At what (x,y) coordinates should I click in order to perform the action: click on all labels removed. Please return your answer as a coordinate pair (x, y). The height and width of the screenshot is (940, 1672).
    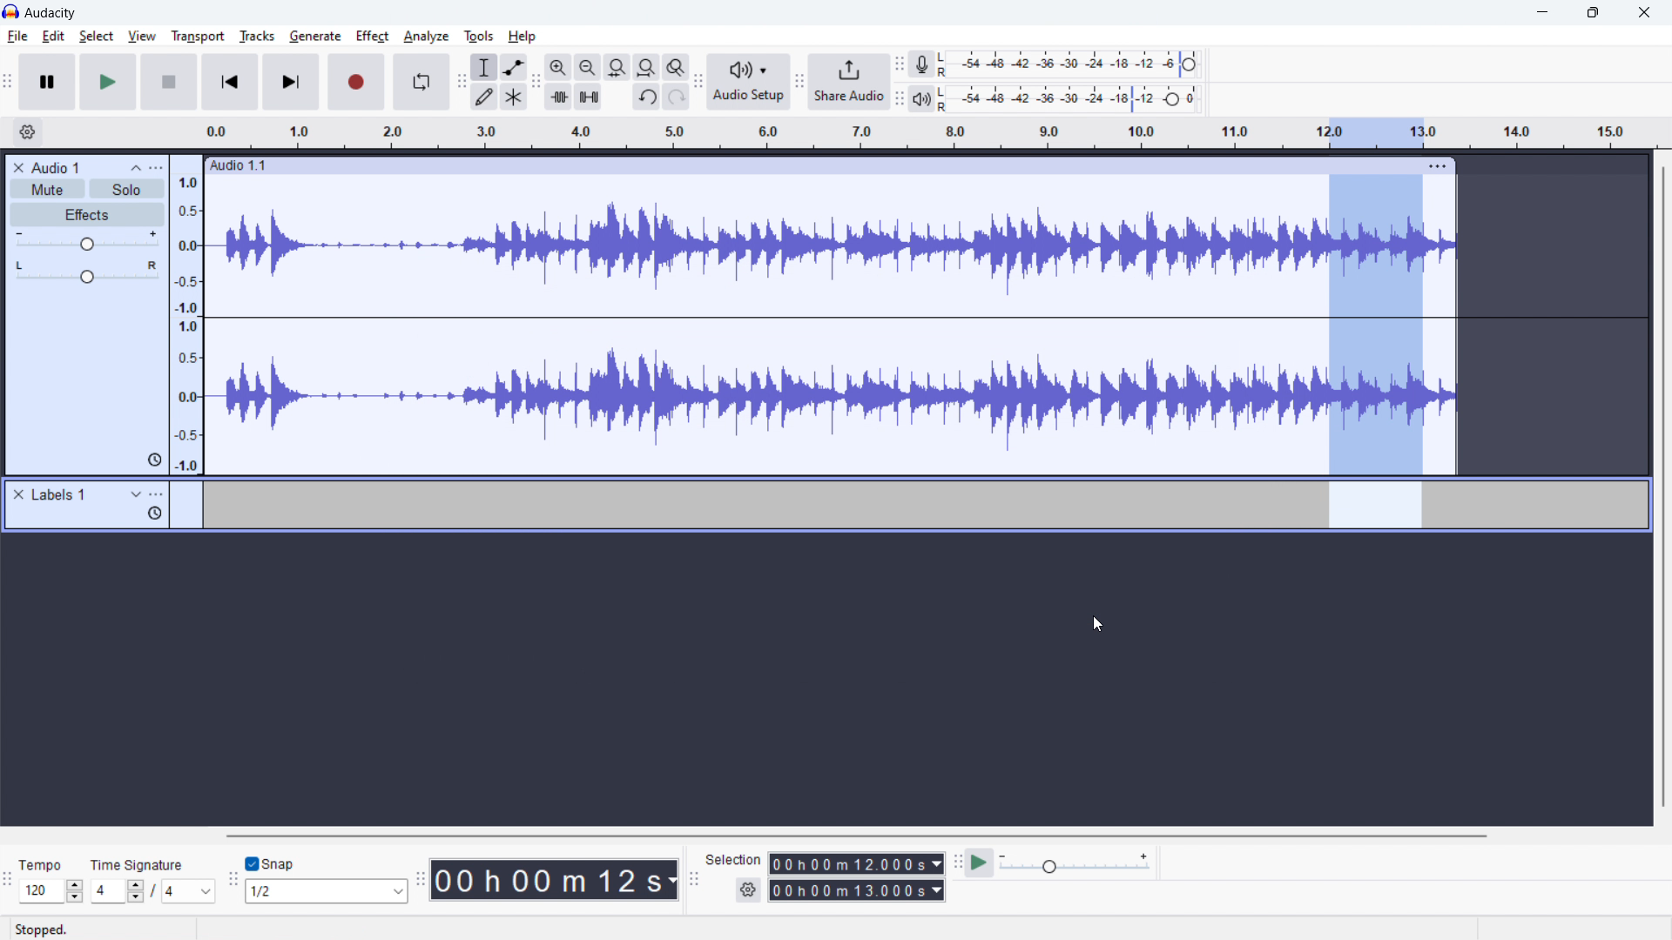
    Looking at the image, I should click on (920, 505).